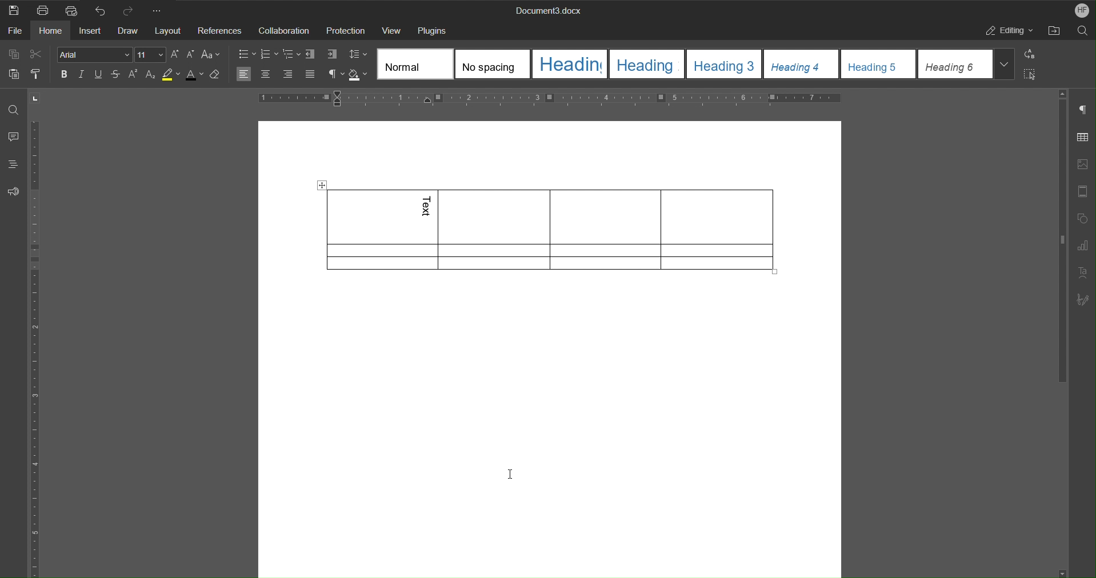 This screenshot has height=578, width=1096. I want to click on Superscript, so click(131, 74).